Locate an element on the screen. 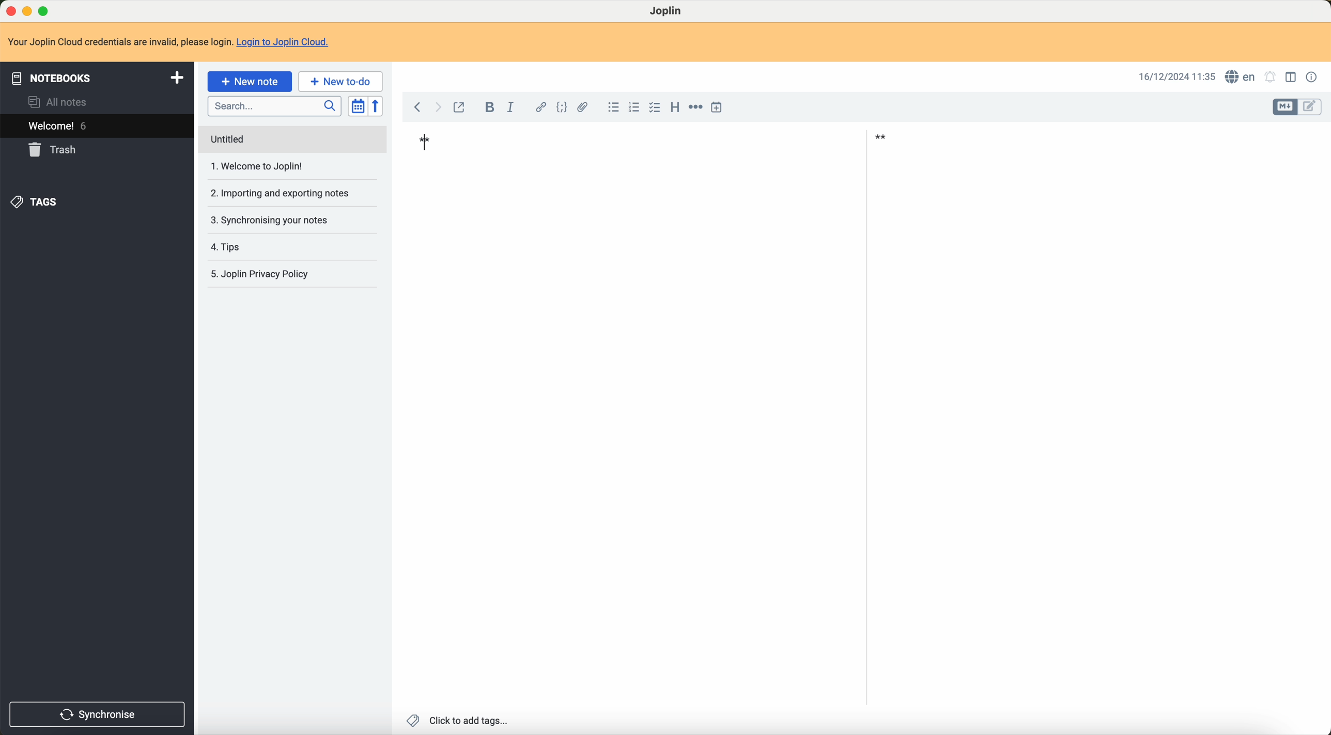  checkbox is located at coordinates (655, 108).